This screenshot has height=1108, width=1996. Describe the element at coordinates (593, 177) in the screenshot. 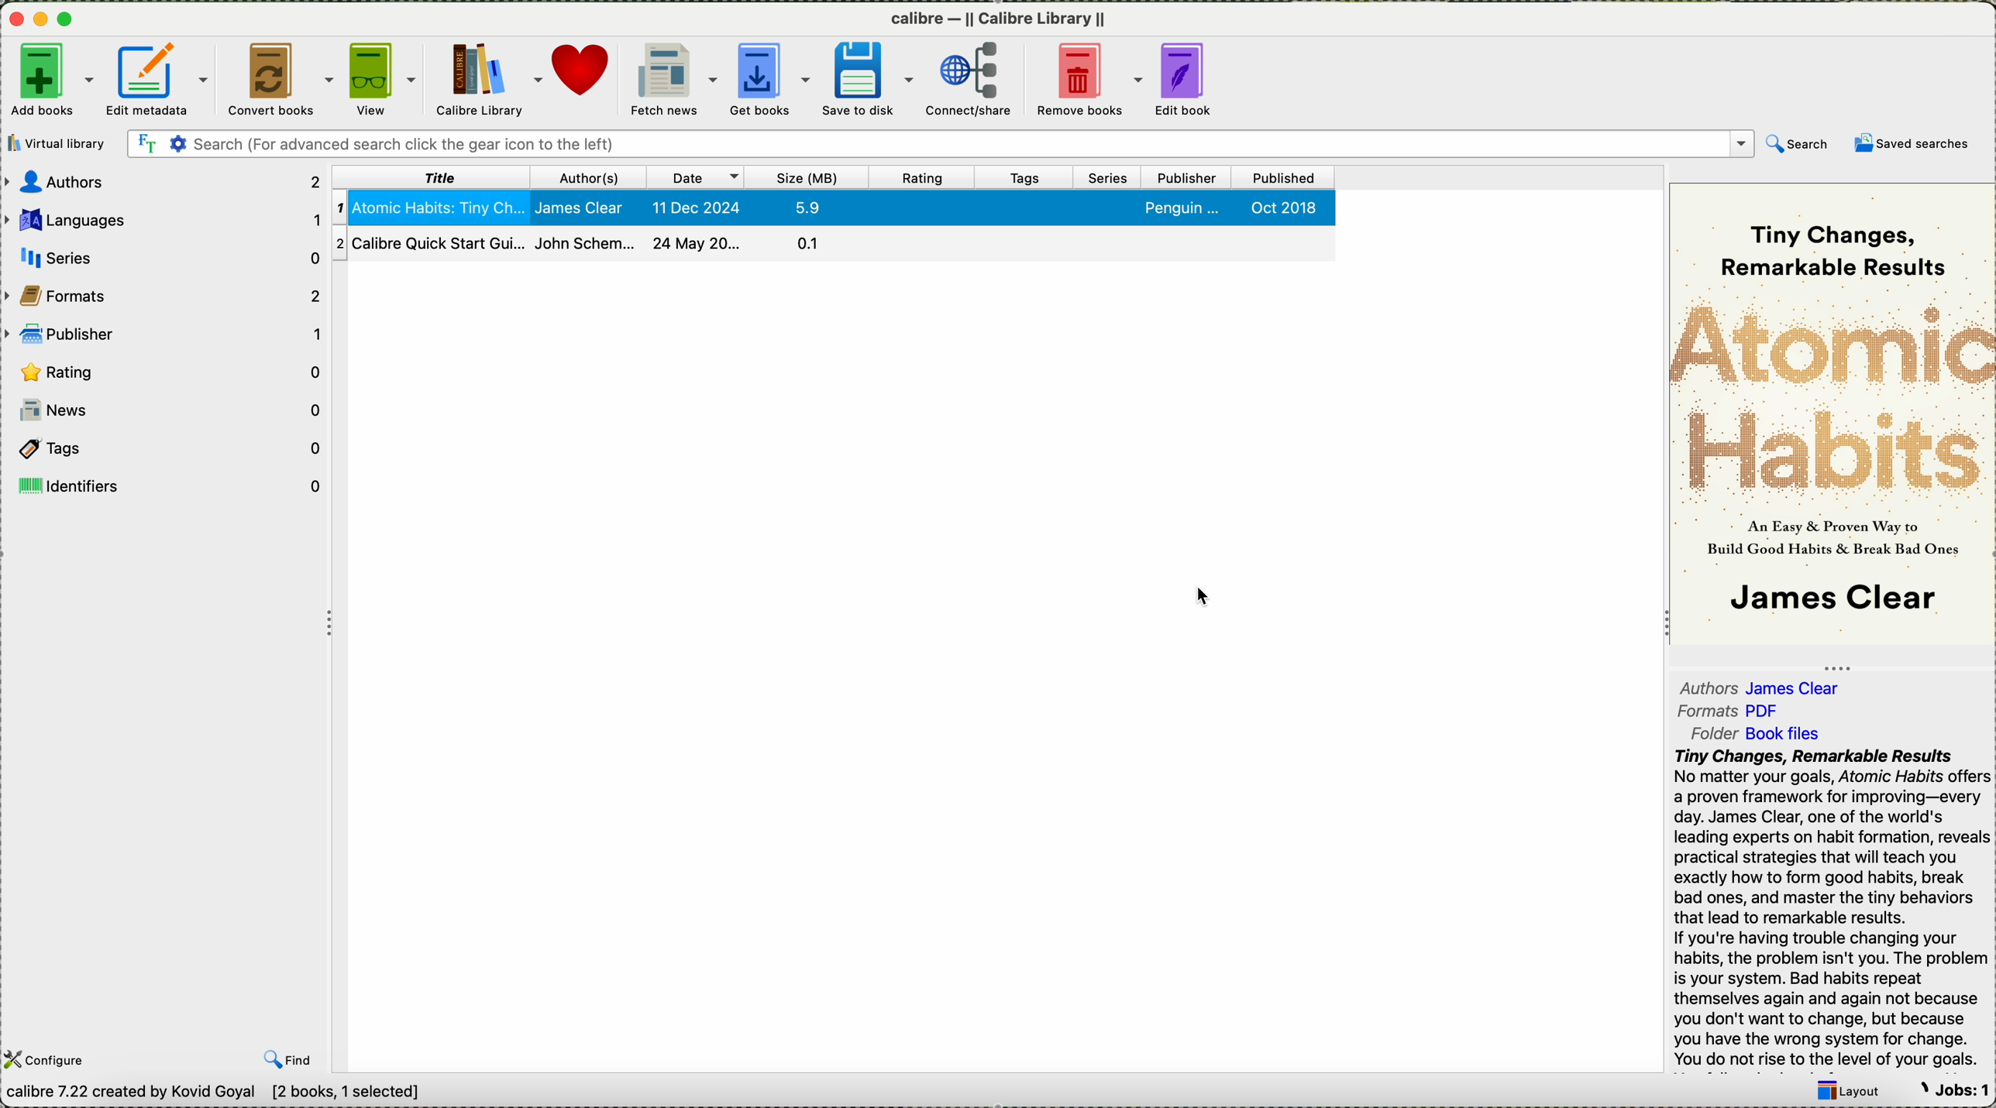

I see `authors` at that location.